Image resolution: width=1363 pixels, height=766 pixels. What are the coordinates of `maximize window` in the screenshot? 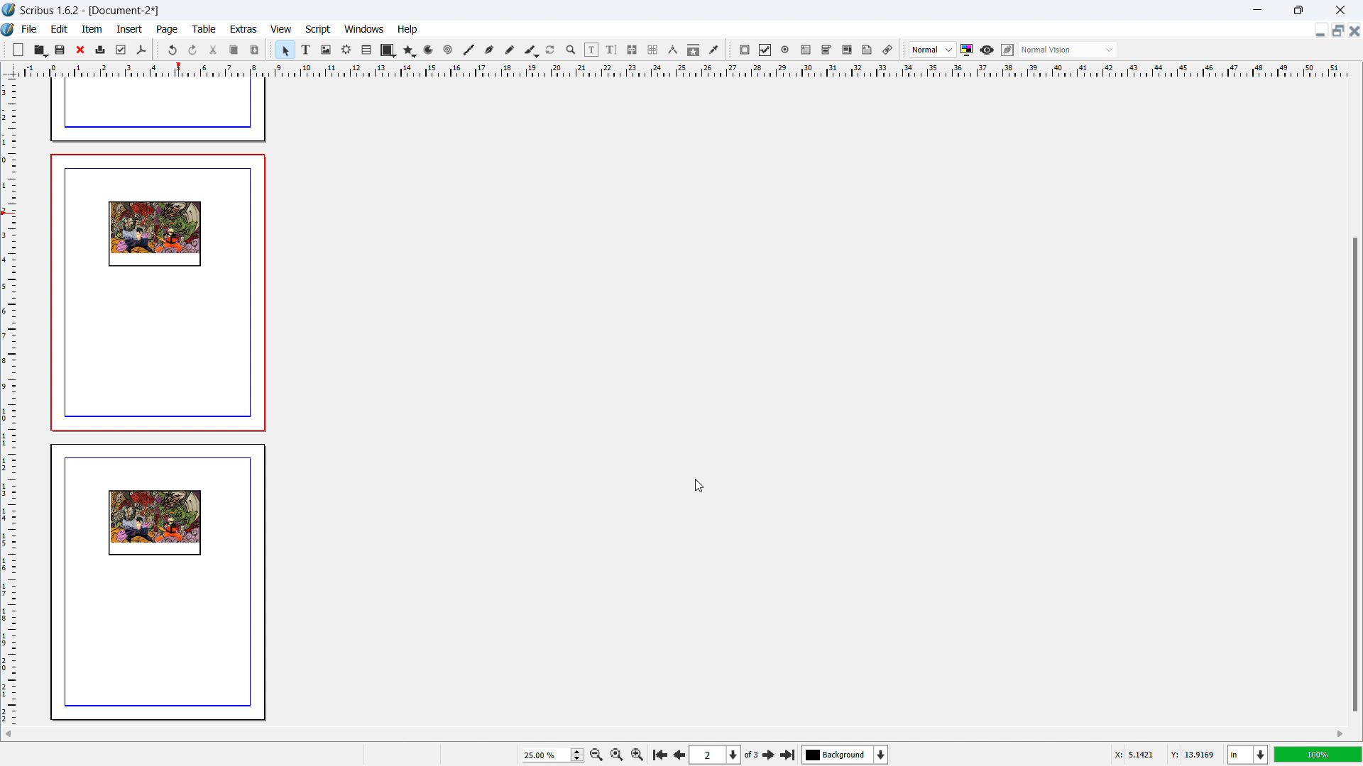 It's located at (1297, 10).